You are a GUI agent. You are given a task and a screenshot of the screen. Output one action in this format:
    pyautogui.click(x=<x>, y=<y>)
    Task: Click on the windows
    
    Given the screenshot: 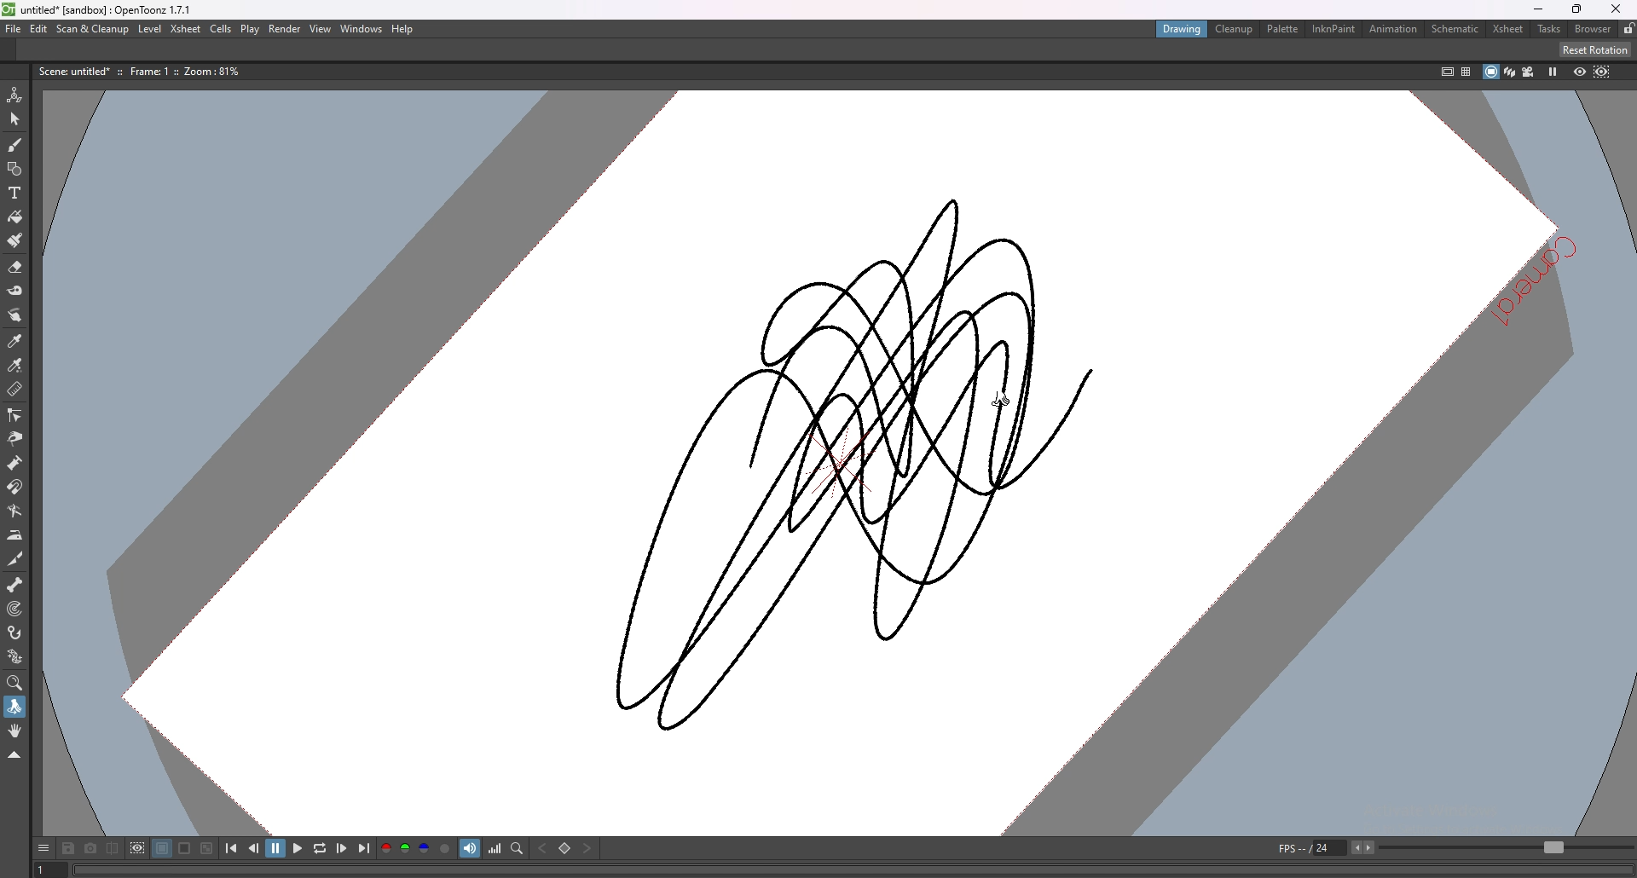 What is the action you would take?
    pyautogui.click(x=361, y=28)
    